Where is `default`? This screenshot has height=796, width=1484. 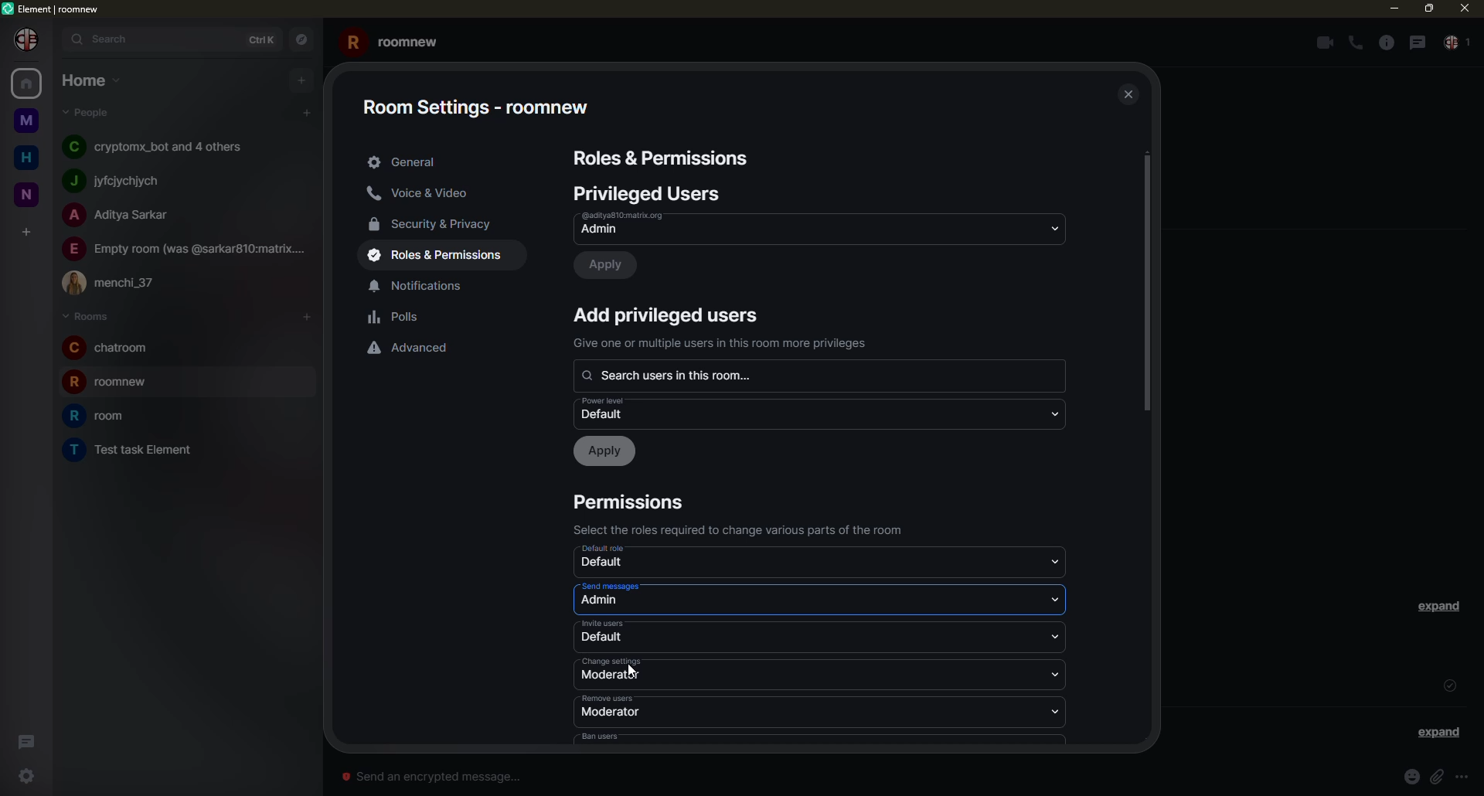
default is located at coordinates (604, 638).